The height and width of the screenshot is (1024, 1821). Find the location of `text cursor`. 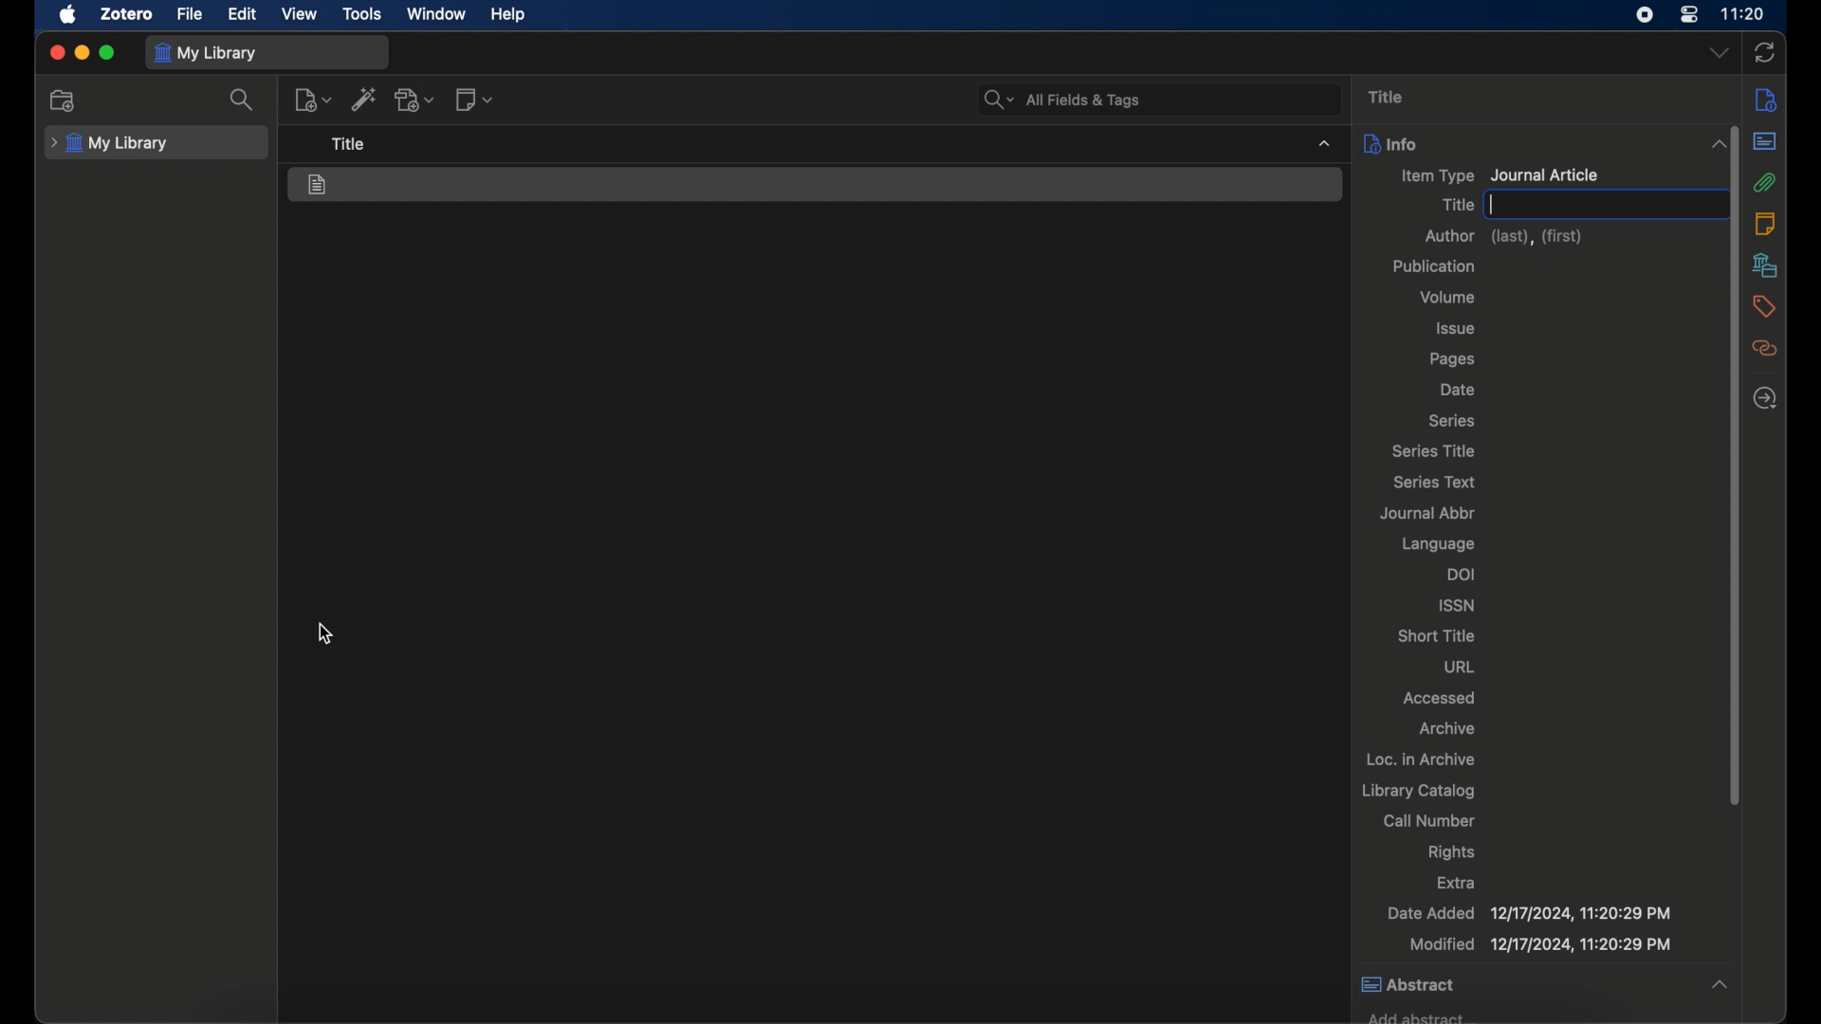

text cursor is located at coordinates (1492, 204).